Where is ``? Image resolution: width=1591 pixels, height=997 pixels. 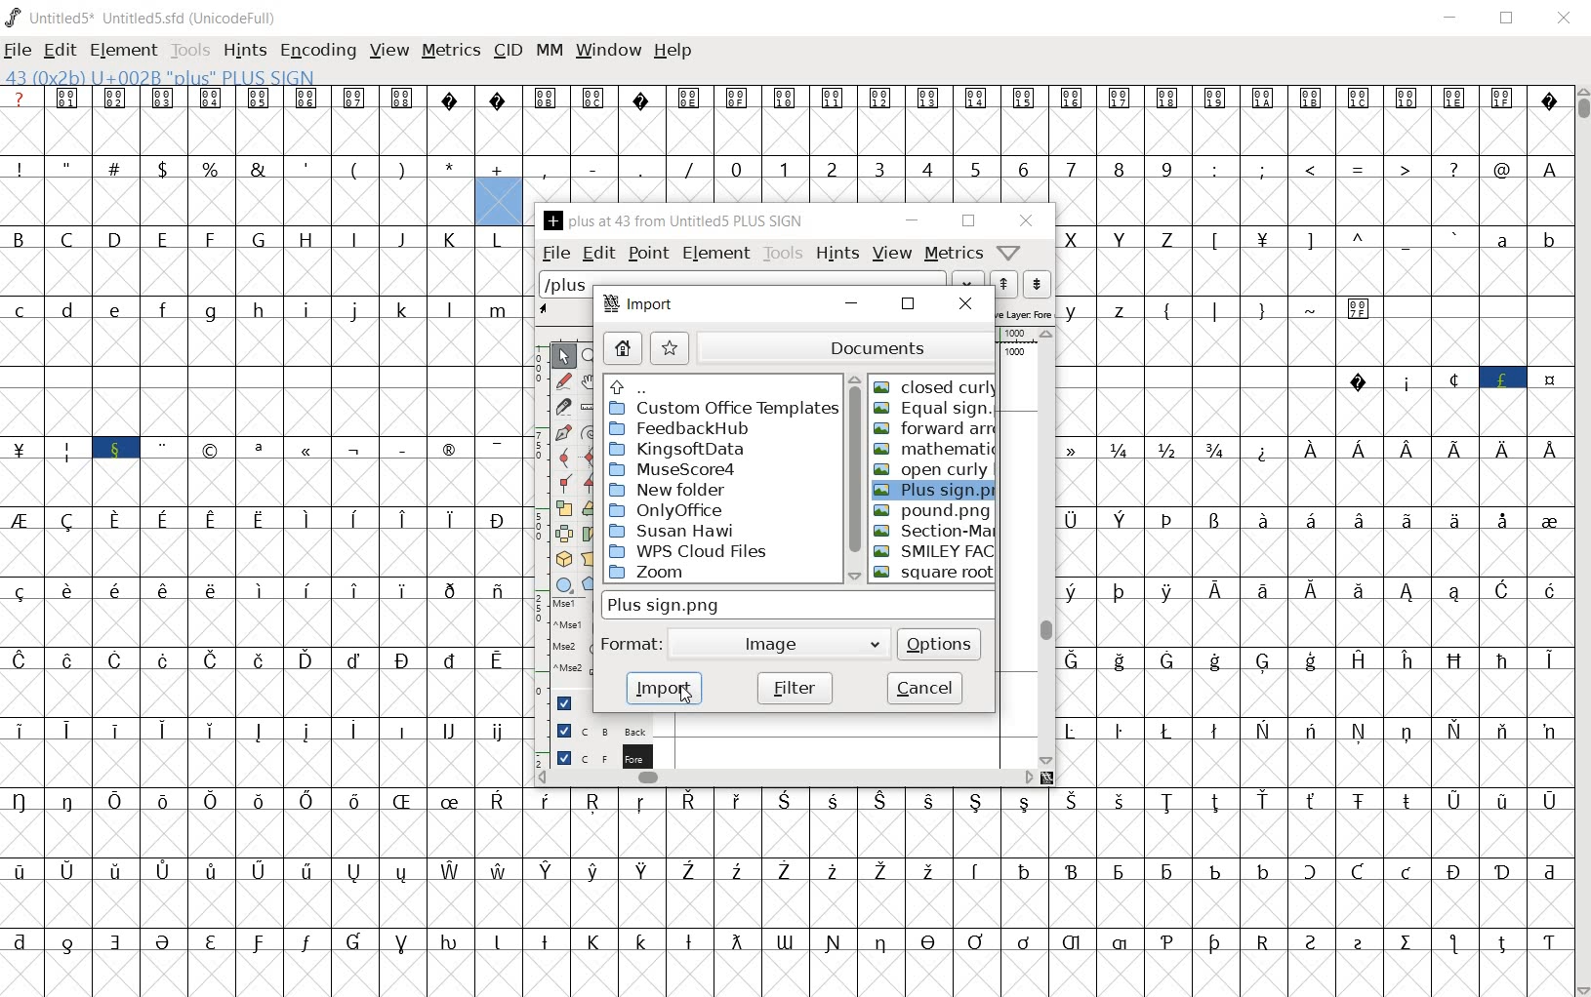
 is located at coordinates (1314, 683).